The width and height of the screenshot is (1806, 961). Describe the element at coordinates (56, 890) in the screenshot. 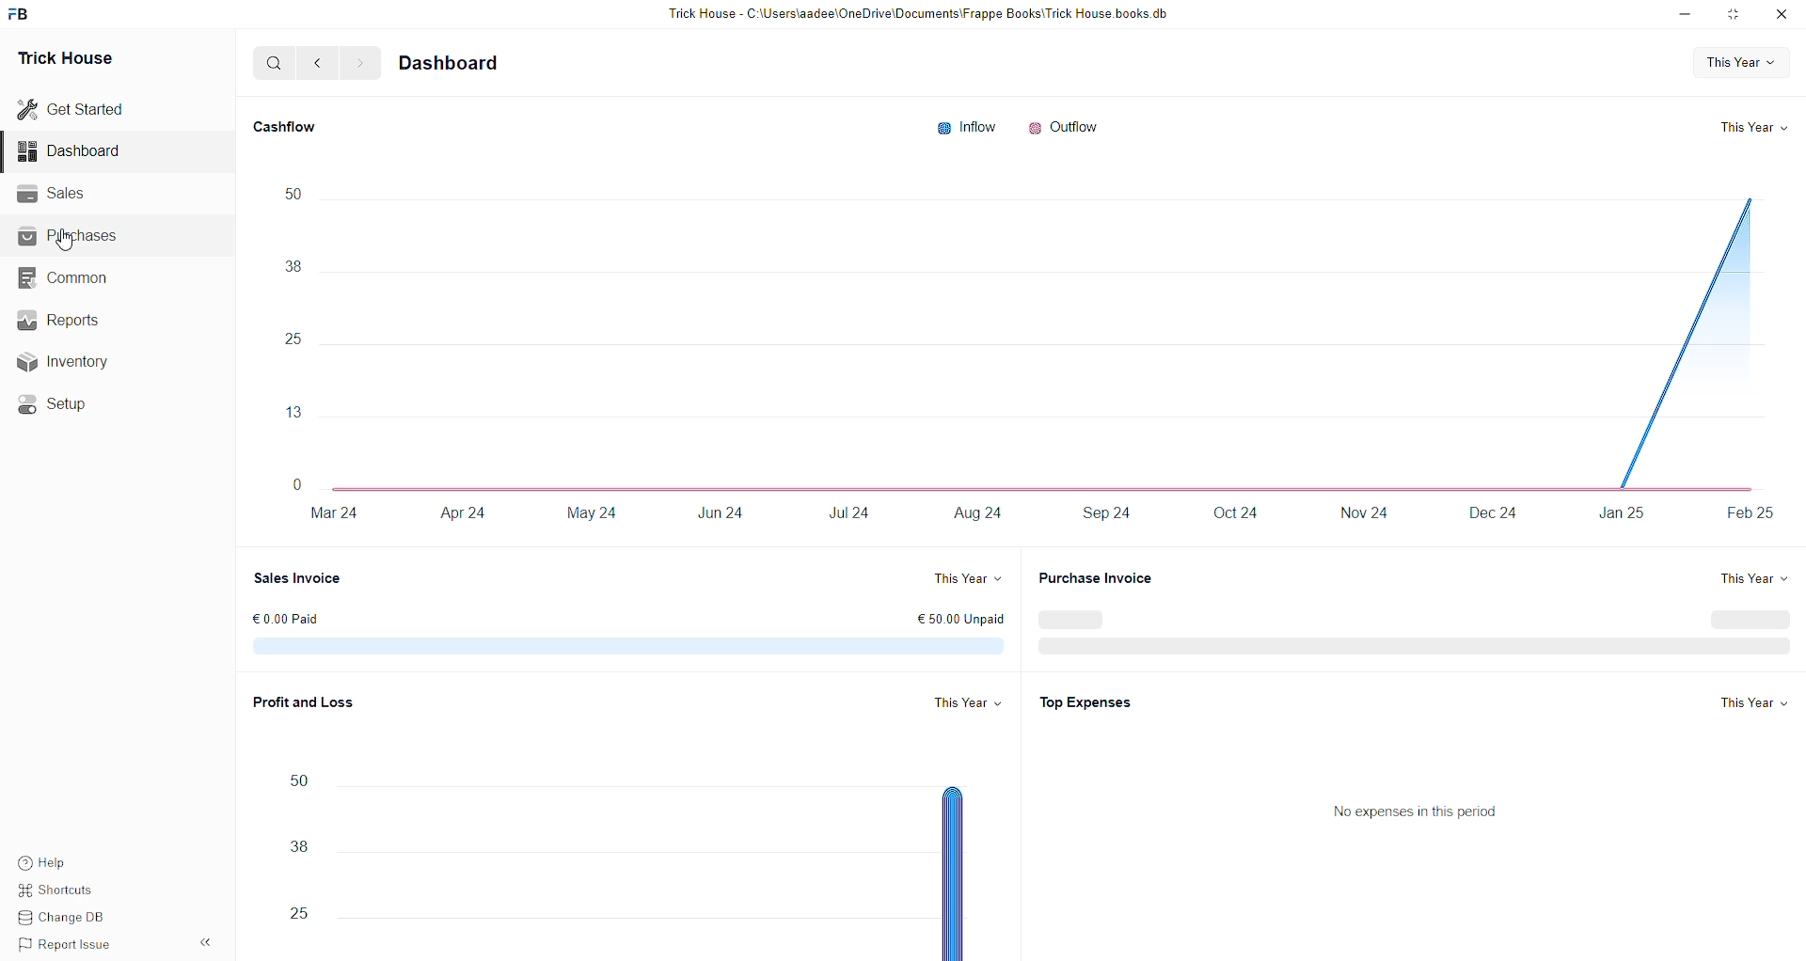

I see `Shortcuts` at that location.